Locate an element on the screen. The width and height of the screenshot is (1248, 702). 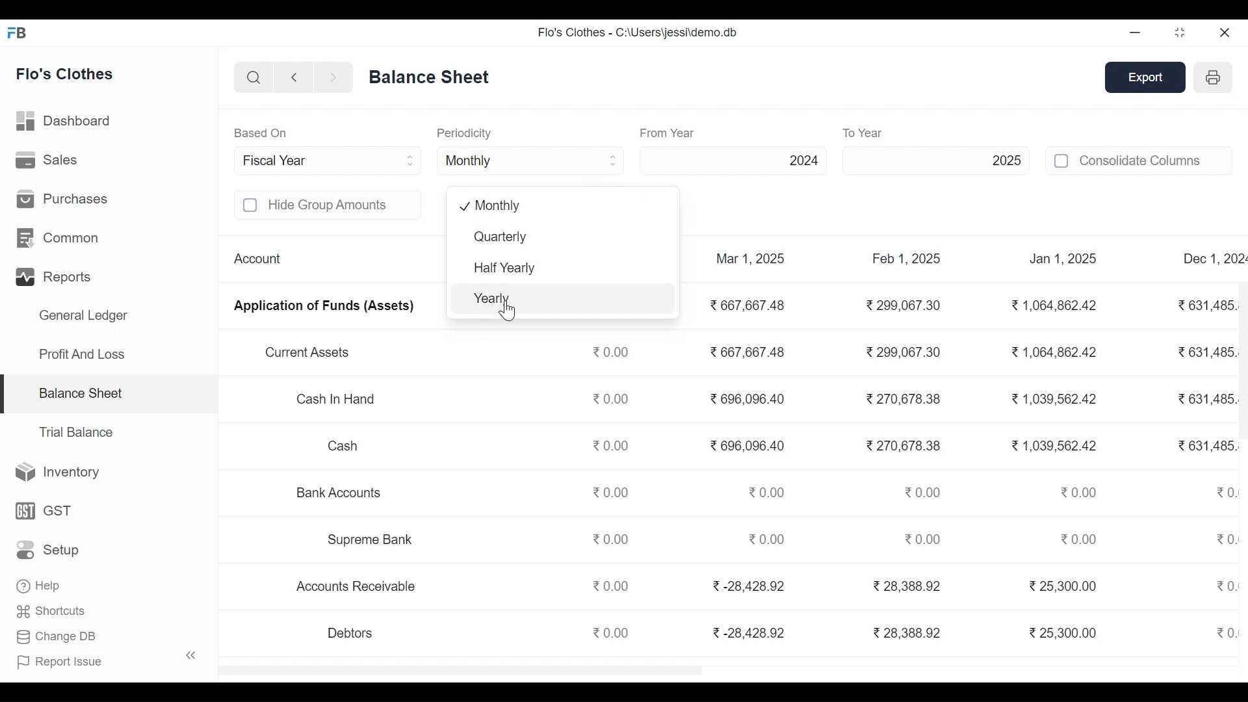
dashboard is located at coordinates (66, 123).